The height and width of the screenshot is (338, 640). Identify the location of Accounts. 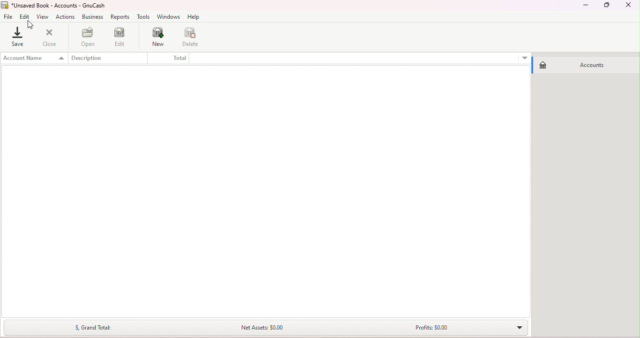
(583, 64).